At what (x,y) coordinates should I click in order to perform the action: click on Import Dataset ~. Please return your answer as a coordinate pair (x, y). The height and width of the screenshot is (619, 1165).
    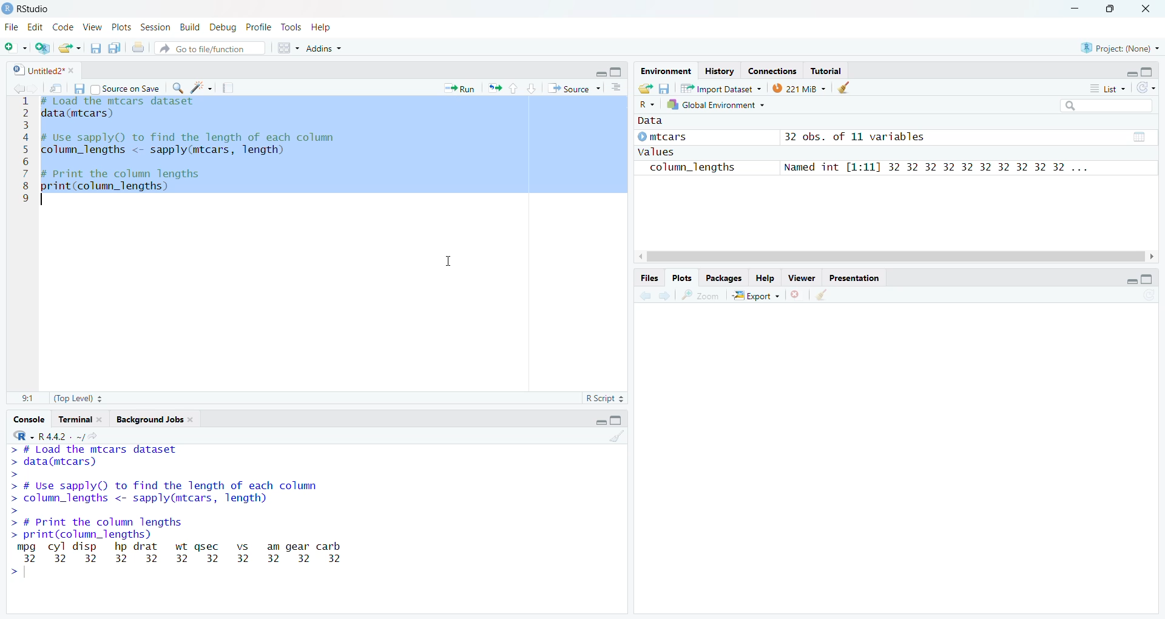
    Looking at the image, I should click on (721, 88).